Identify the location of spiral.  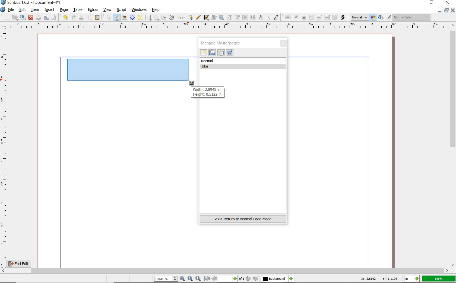
(172, 17).